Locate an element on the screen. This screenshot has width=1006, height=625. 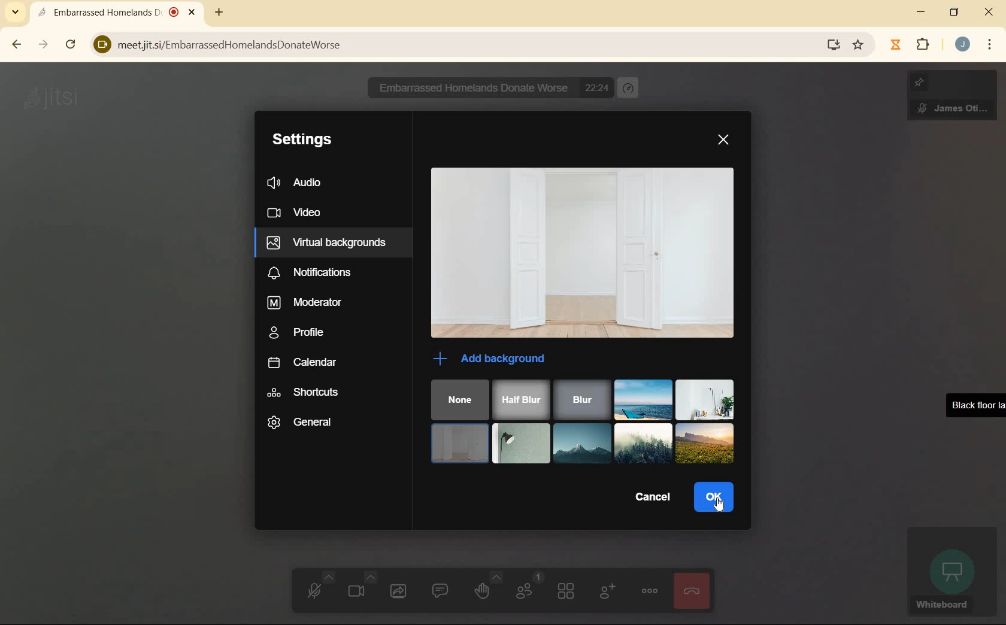
N Embarrassed Homelands Donate Worse is located at coordinates (465, 87).